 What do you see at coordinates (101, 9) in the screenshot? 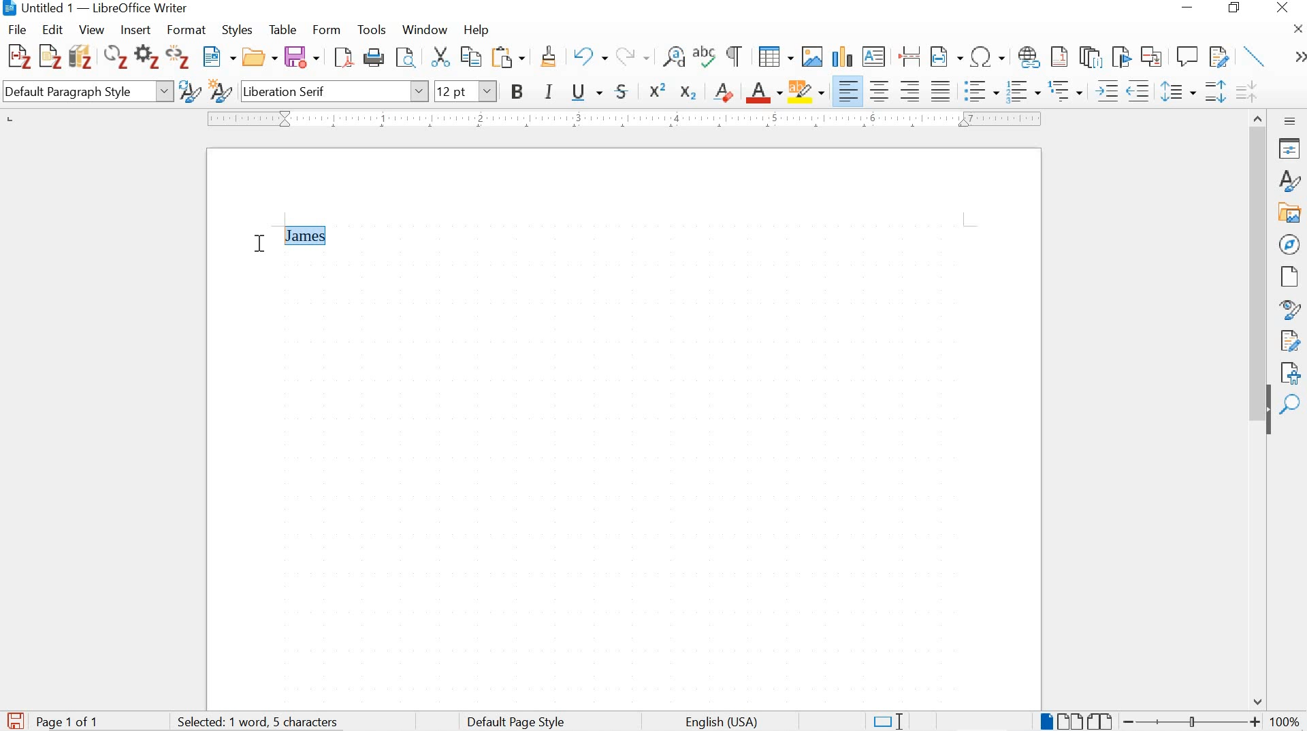
I see `Untitled 1 — LibreOffice Writer` at bounding box center [101, 9].